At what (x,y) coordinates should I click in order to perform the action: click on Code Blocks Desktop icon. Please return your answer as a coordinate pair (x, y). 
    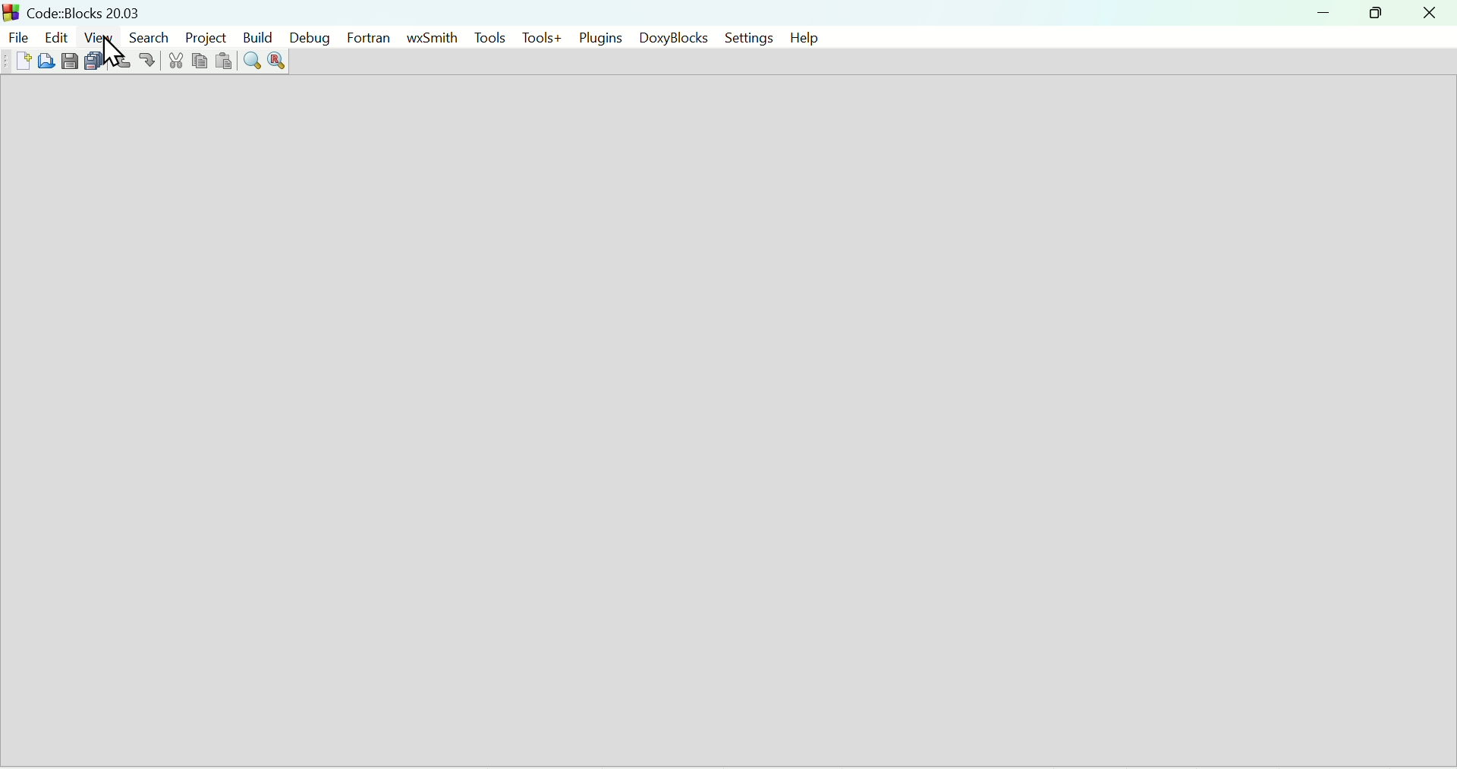
    Looking at the image, I should click on (12, 11).